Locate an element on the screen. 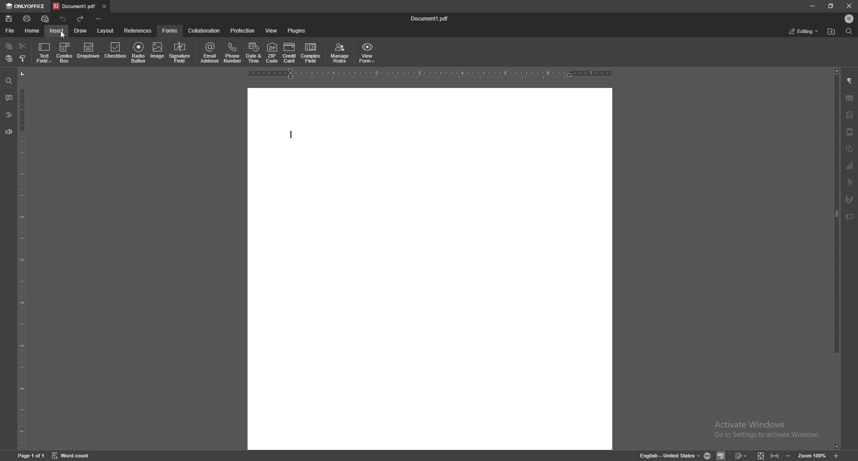  print is located at coordinates (28, 19).